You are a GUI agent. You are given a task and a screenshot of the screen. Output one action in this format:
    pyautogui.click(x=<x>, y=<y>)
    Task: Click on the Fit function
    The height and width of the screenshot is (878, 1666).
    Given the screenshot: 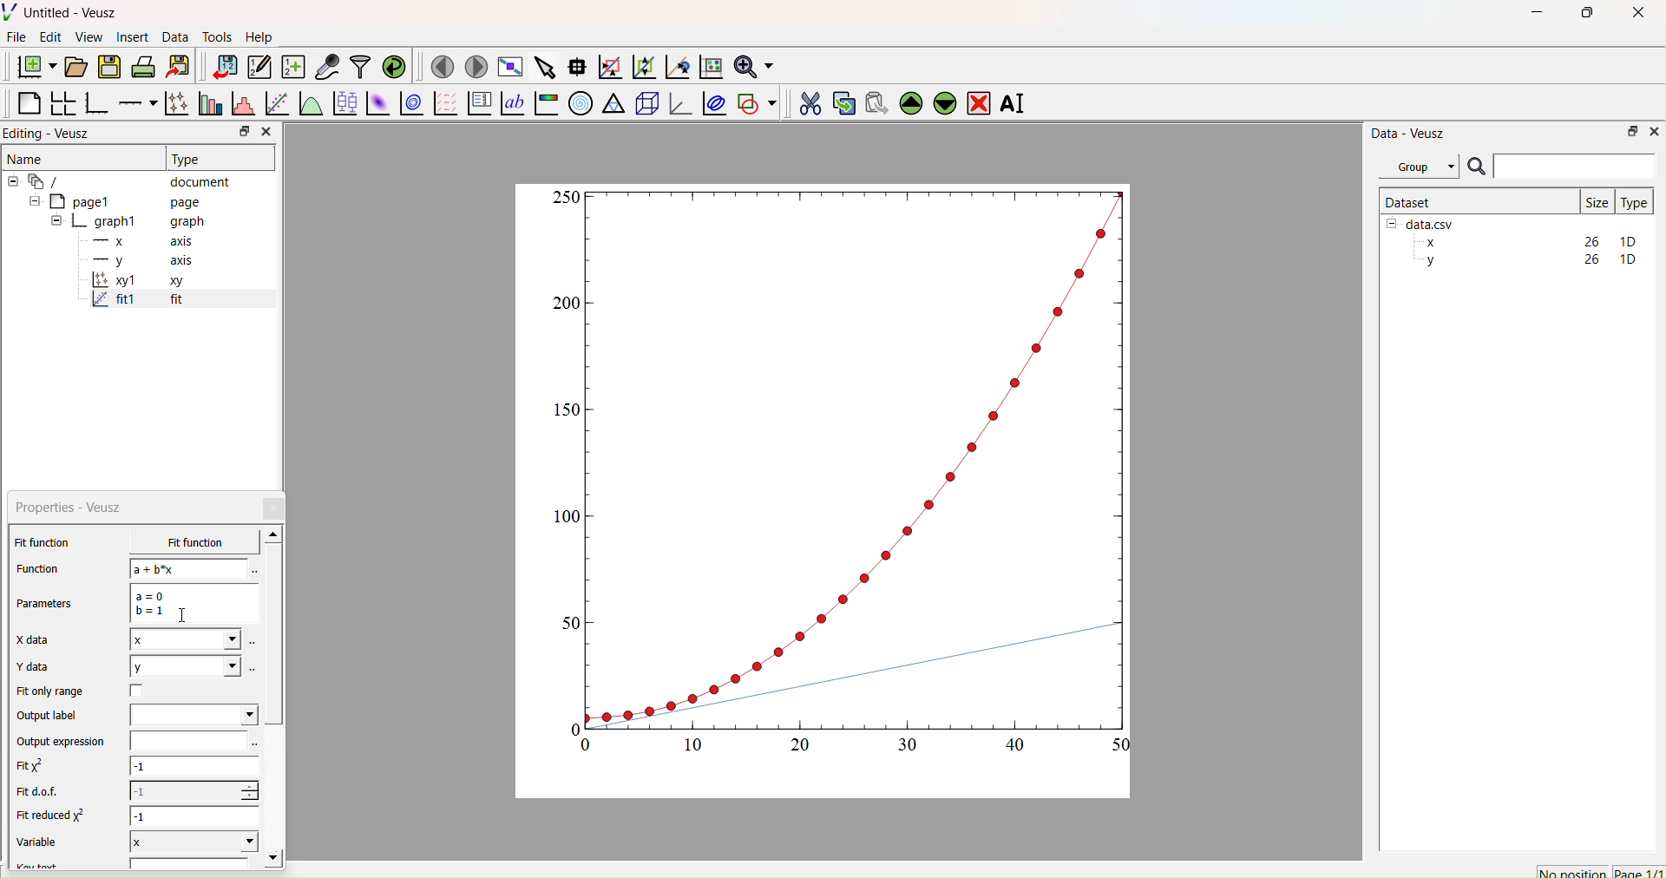 What is the action you would take?
    pyautogui.click(x=44, y=542)
    